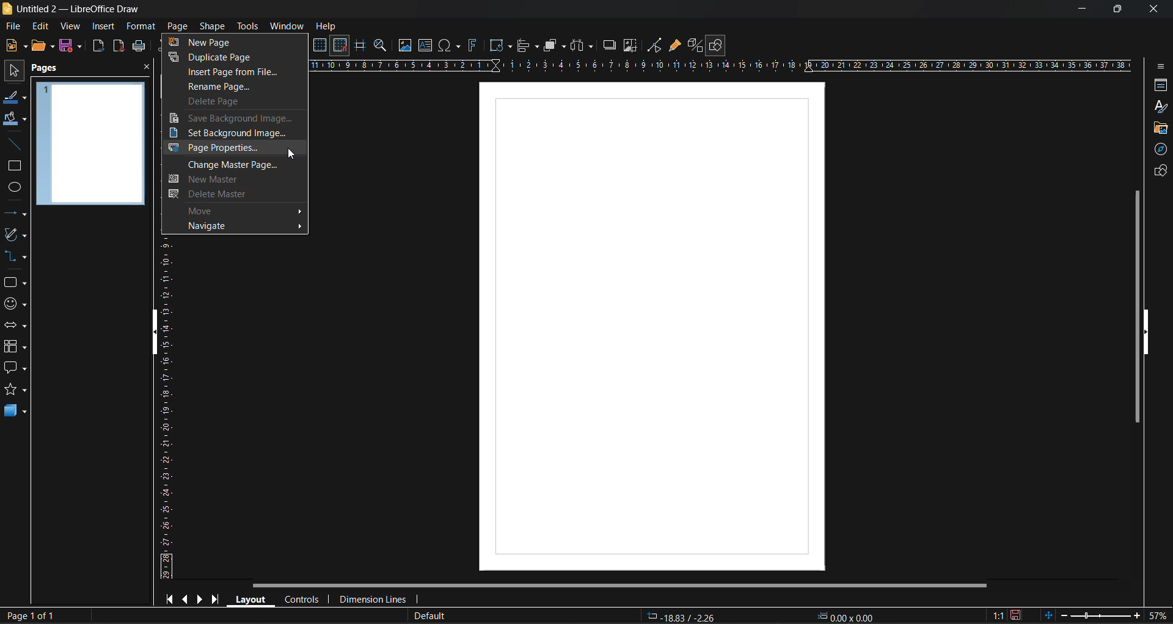 The height and width of the screenshot is (624, 1173). Describe the element at coordinates (14, 166) in the screenshot. I see `rectangle` at that location.